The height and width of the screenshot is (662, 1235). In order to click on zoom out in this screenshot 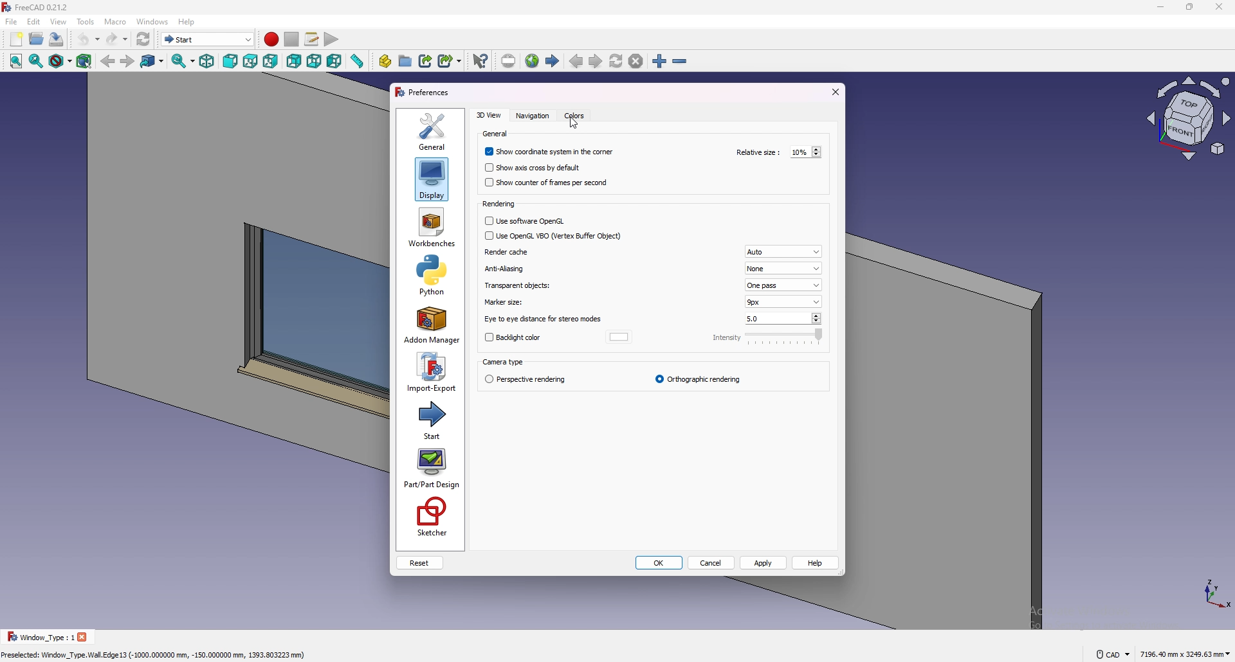, I will do `click(680, 62)`.